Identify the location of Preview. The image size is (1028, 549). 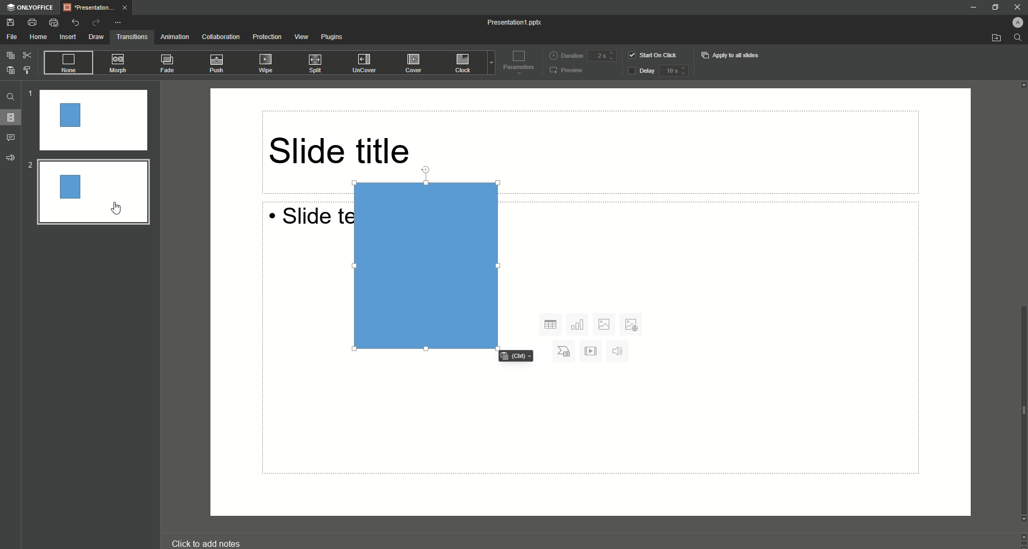
(566, 72).